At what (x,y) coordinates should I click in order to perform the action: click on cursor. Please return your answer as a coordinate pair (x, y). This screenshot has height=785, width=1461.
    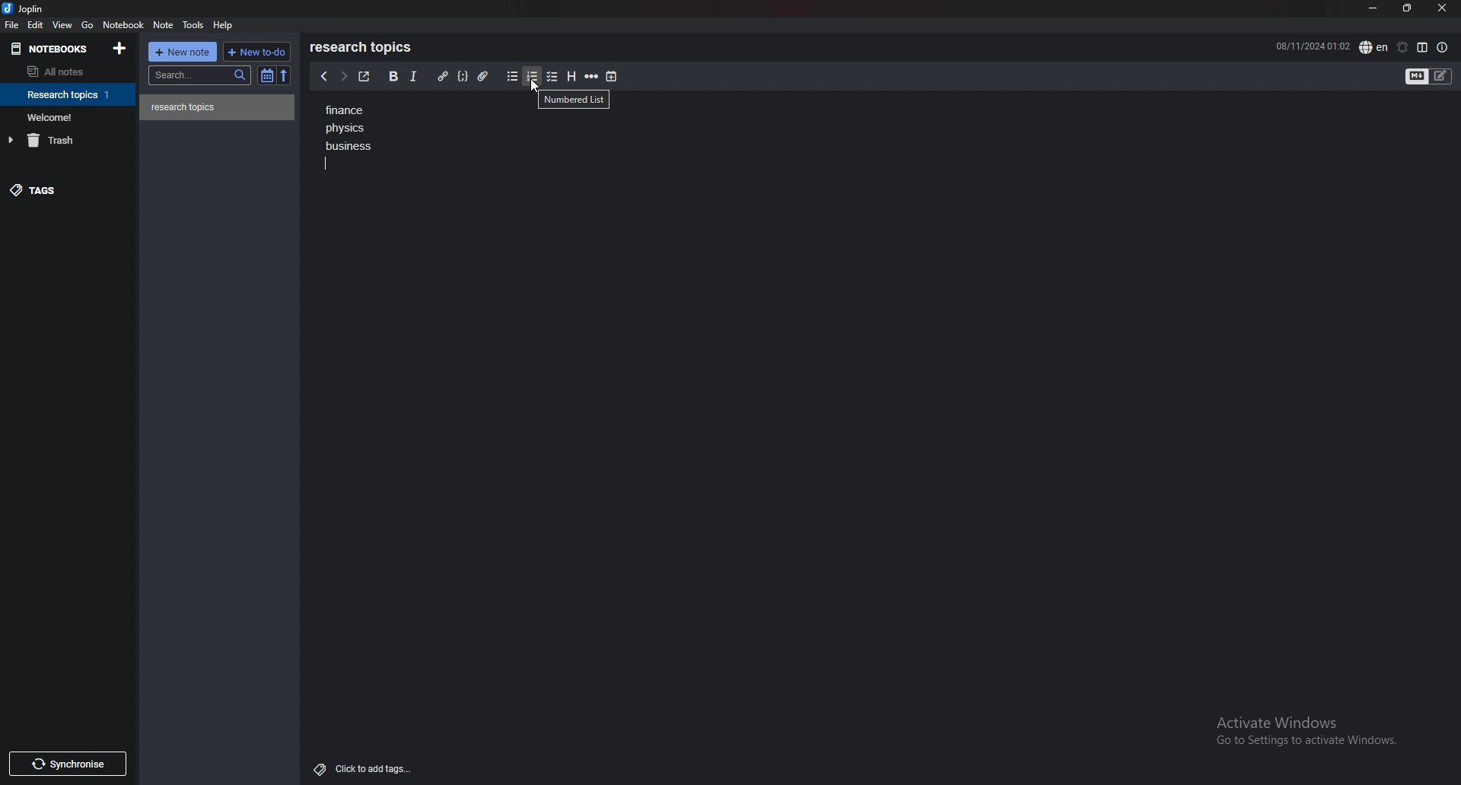
    Looking at the image, I should click on (536, 88).